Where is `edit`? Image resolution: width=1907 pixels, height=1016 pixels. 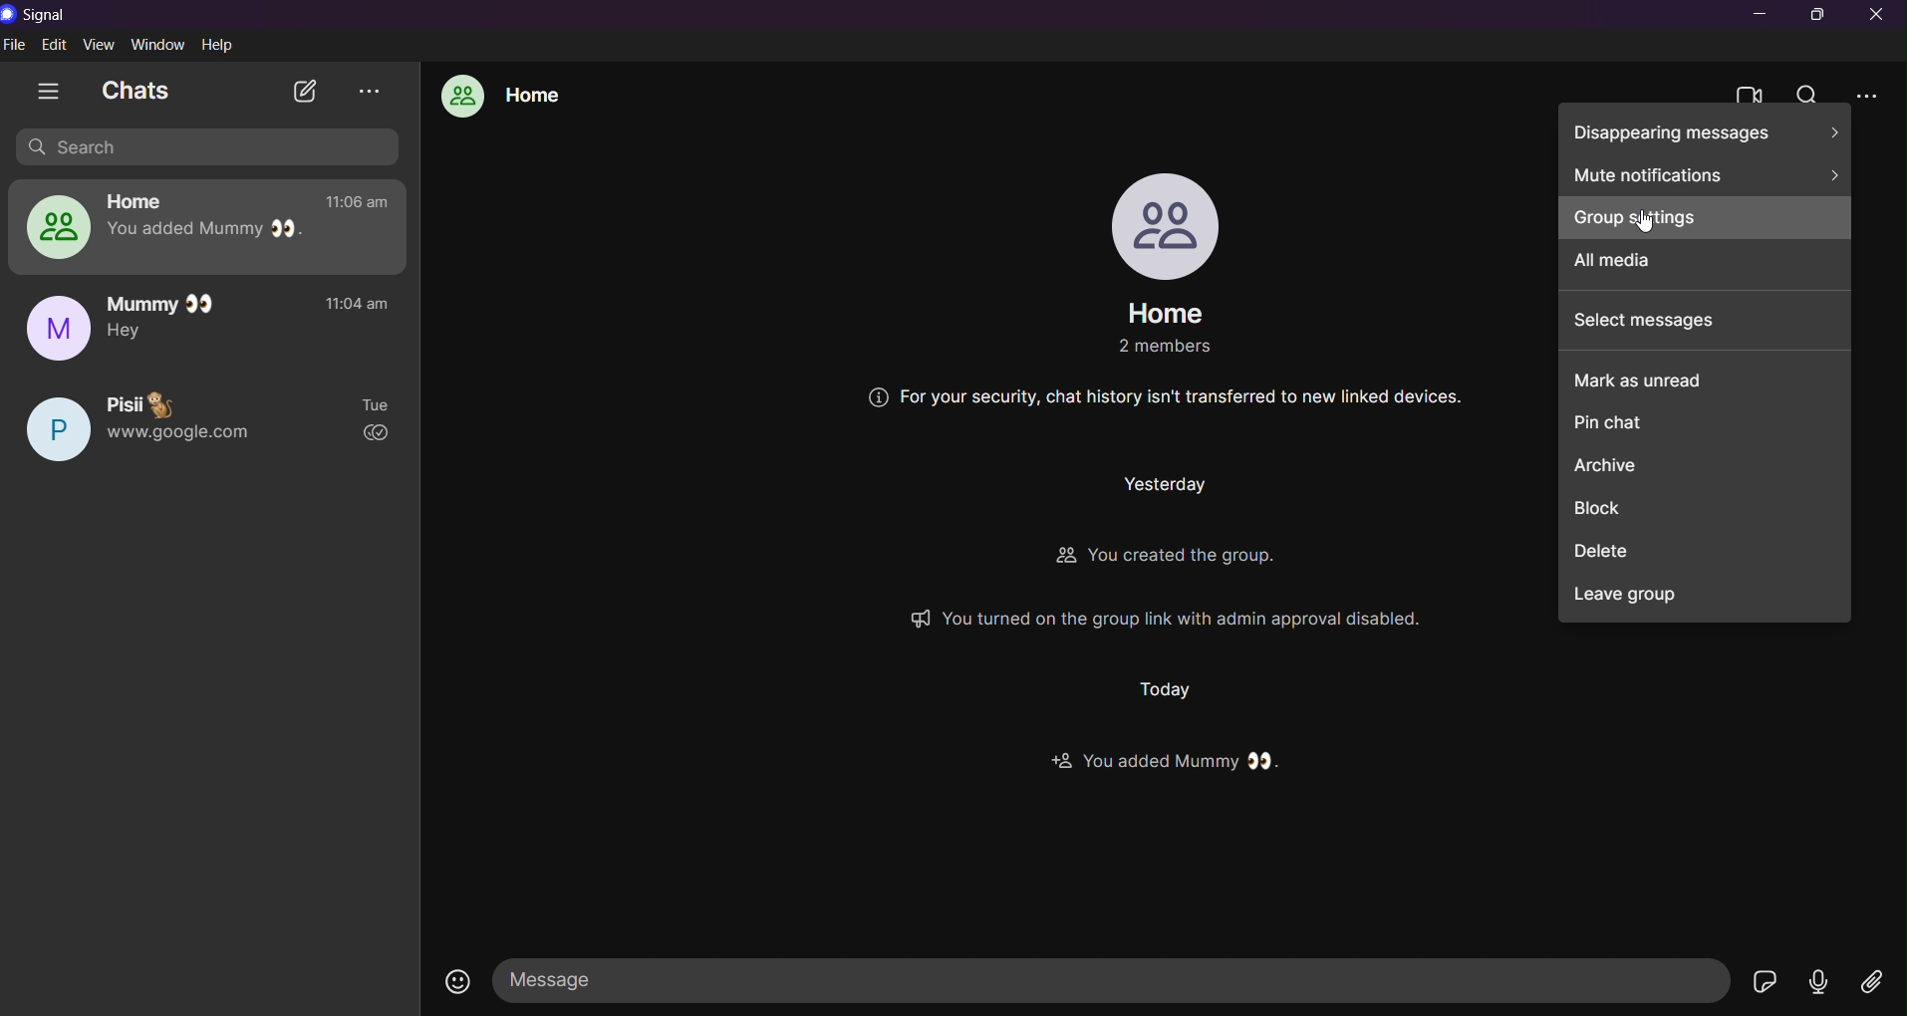
edit is located at coordinates (57, 45).